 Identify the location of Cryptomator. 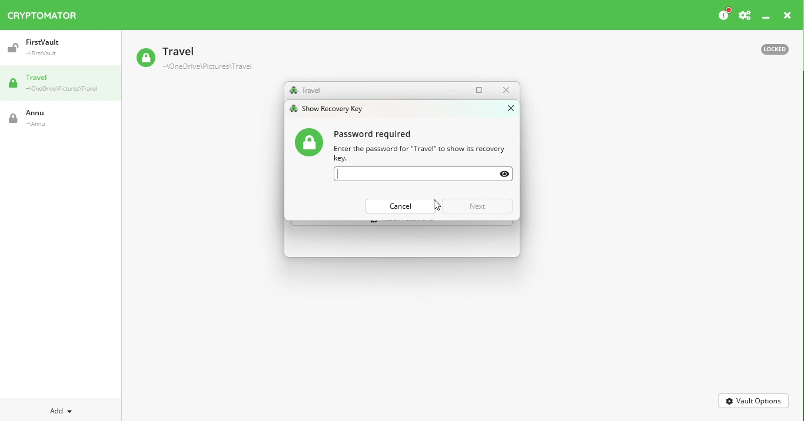
(42, 13).